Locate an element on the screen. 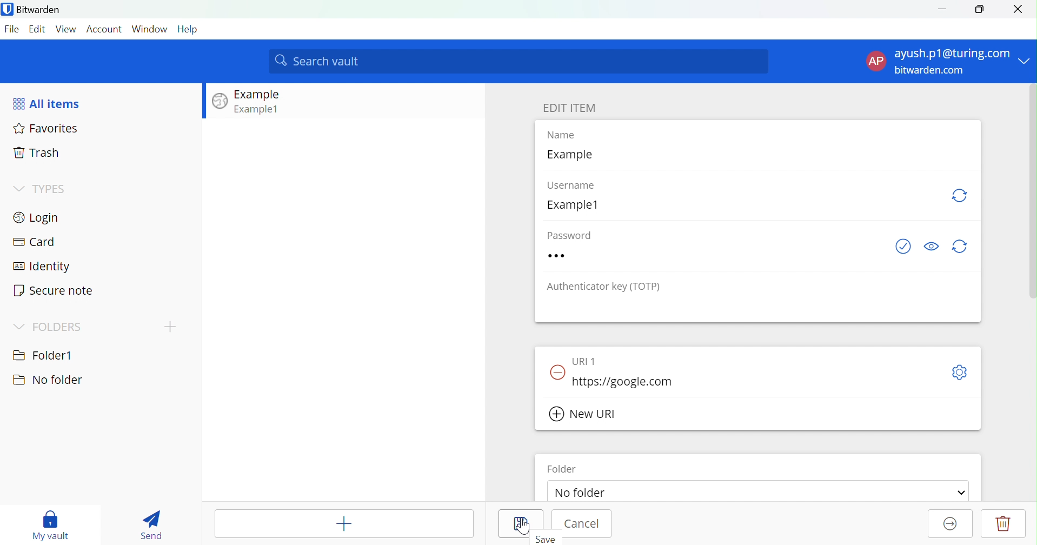 This screenshot has width=1037, height=545. Toggle Options is located at coordinates (960, 373).